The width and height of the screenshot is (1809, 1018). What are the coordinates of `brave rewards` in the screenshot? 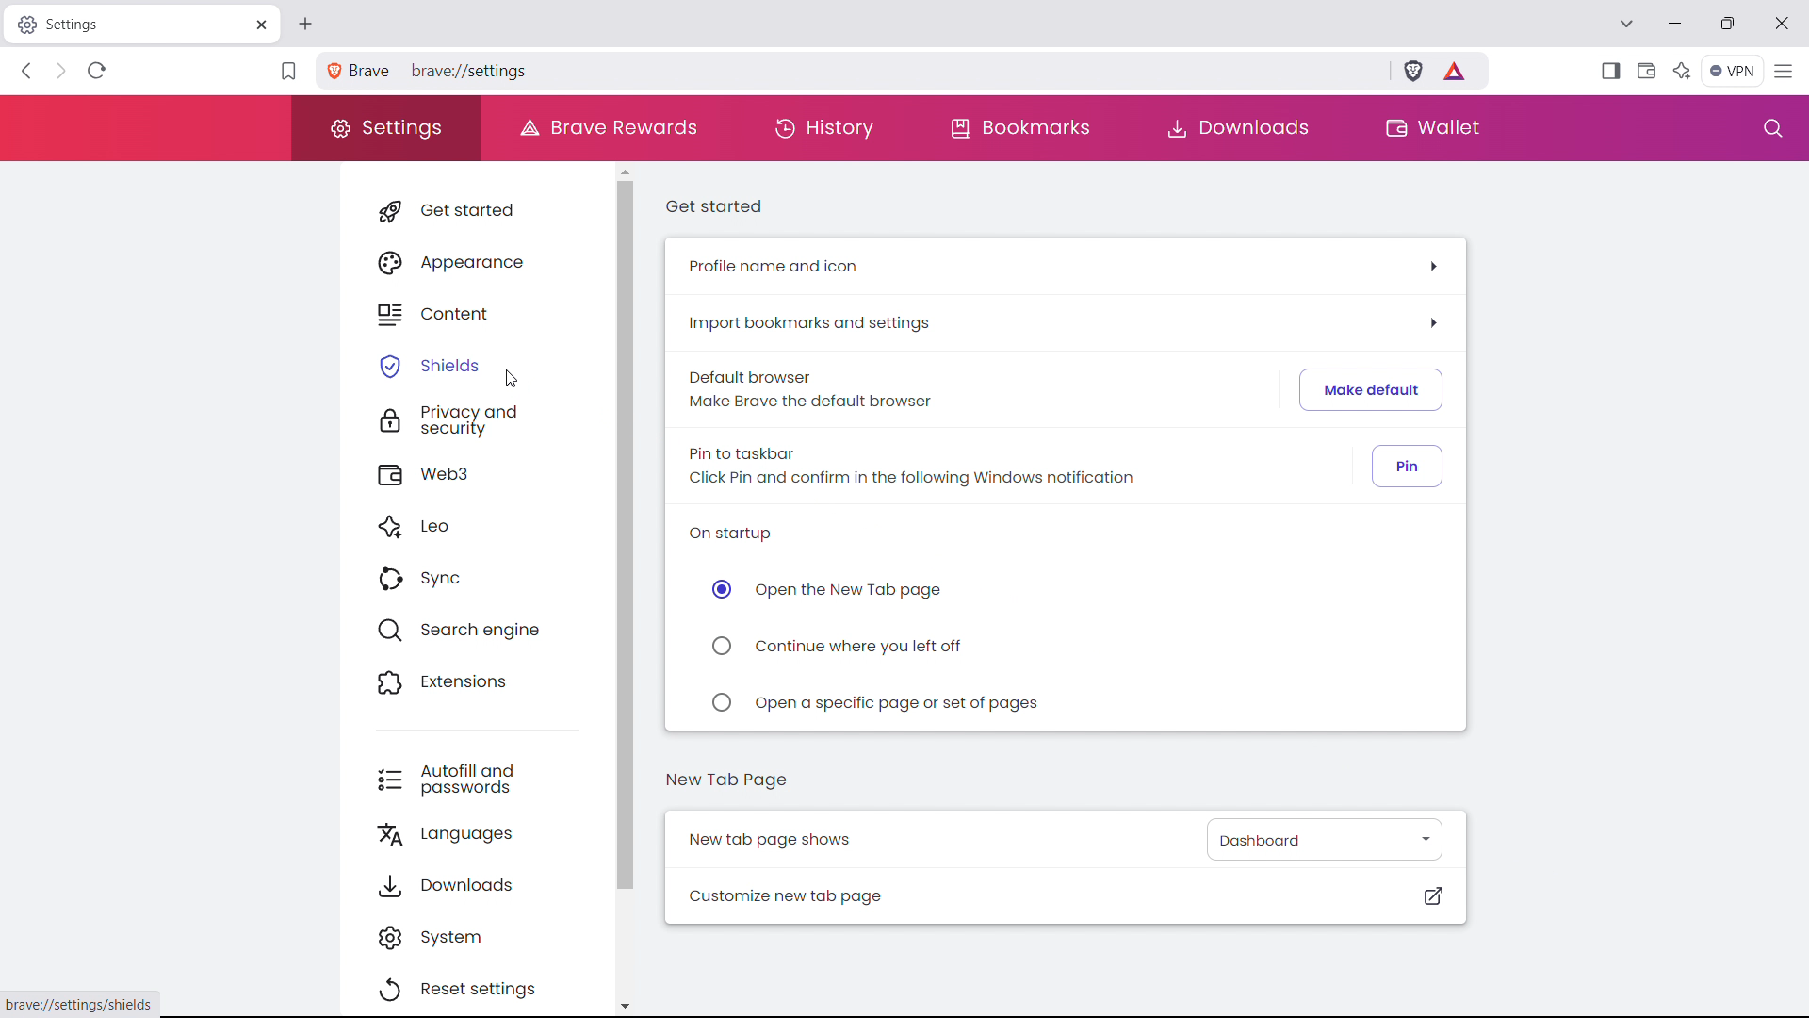 It's located at (607, 127).